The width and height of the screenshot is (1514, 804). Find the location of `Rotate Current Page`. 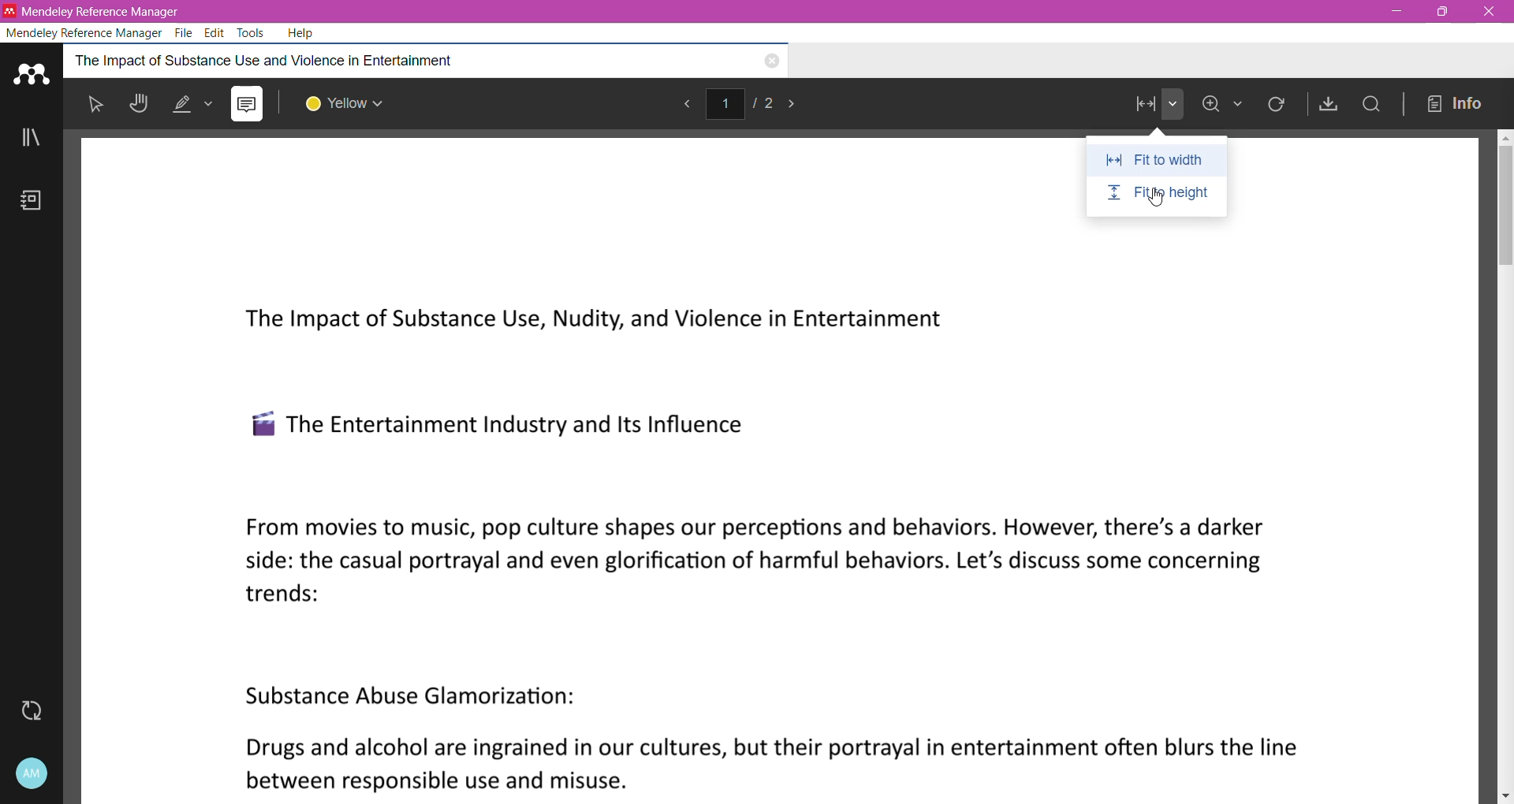

Rotate Current Page is located at coordinates (1278, 108).